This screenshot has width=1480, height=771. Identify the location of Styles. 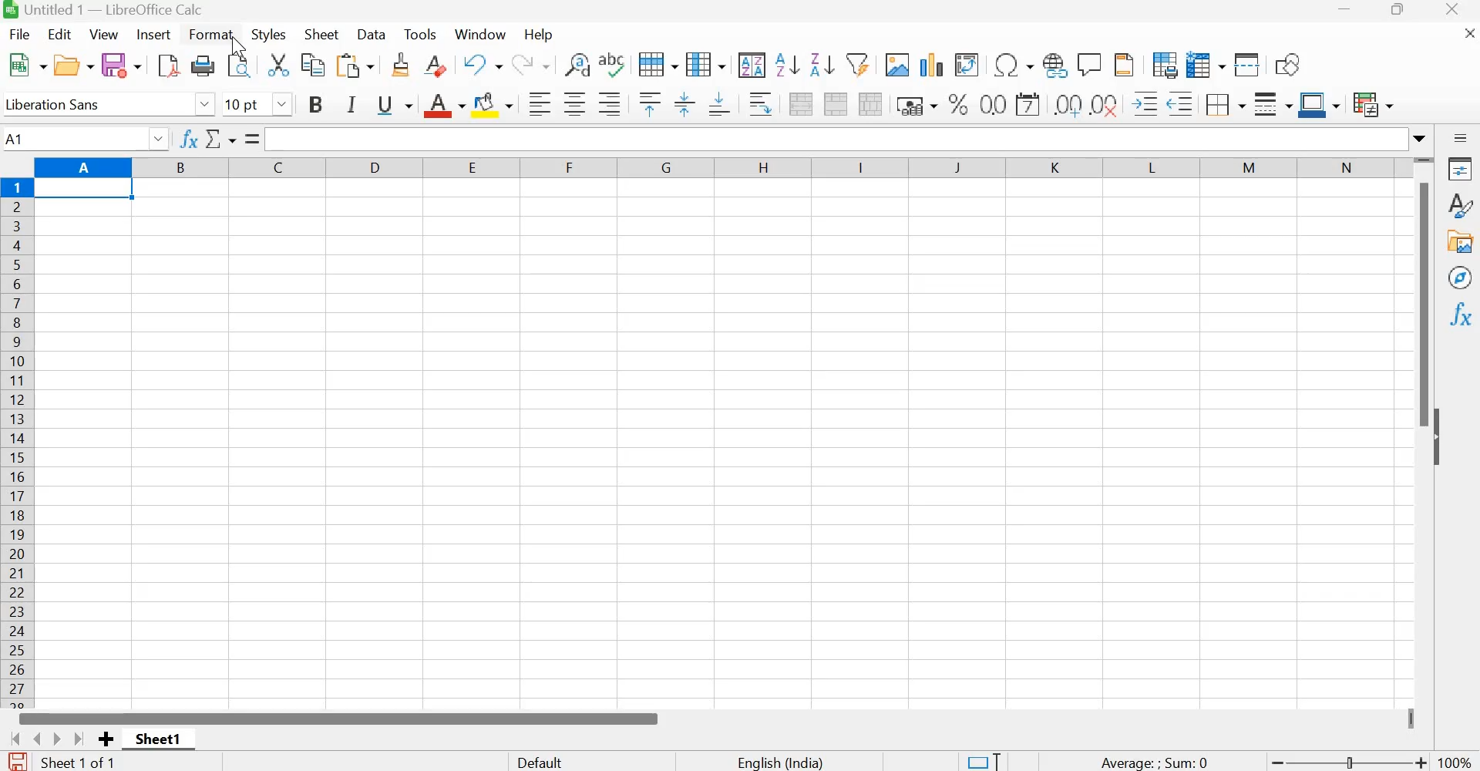
(268, 35).